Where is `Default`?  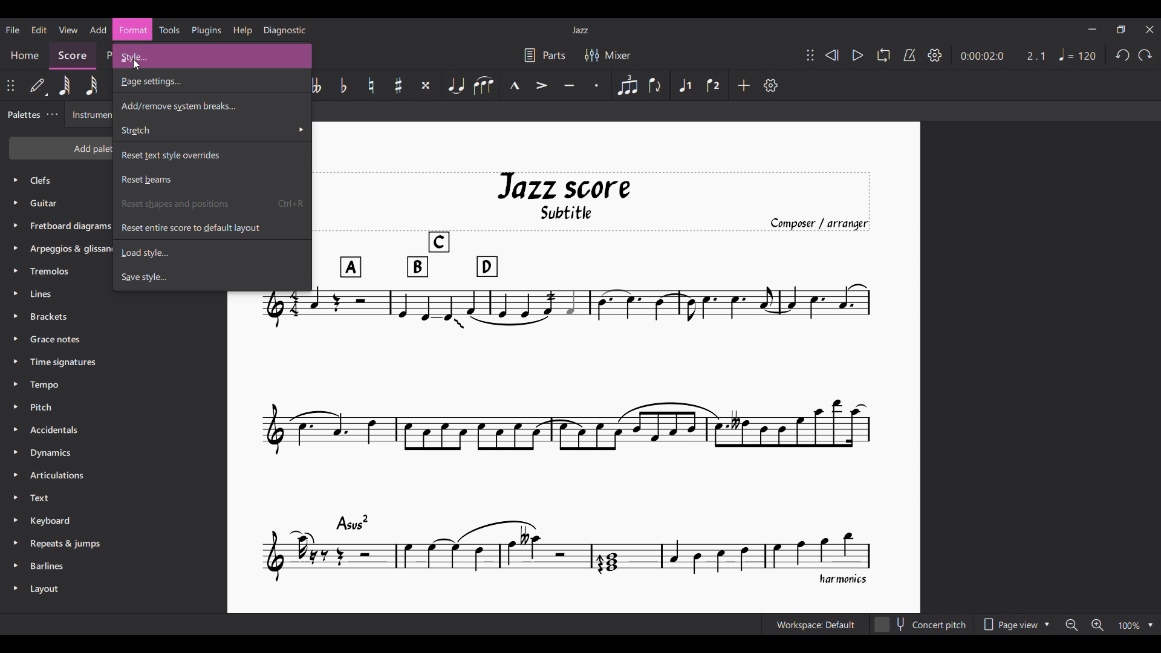 Default is located at coordinates (38, 85).